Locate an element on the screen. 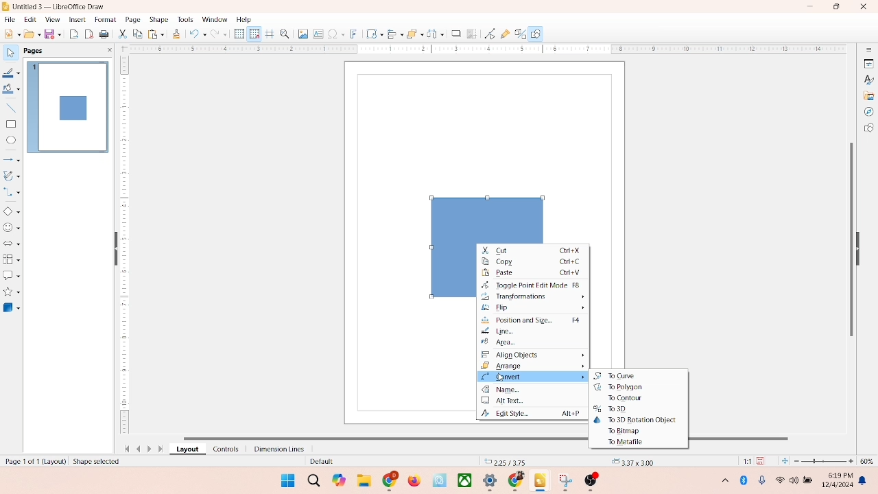  logo is located at coordinates (6, 6).